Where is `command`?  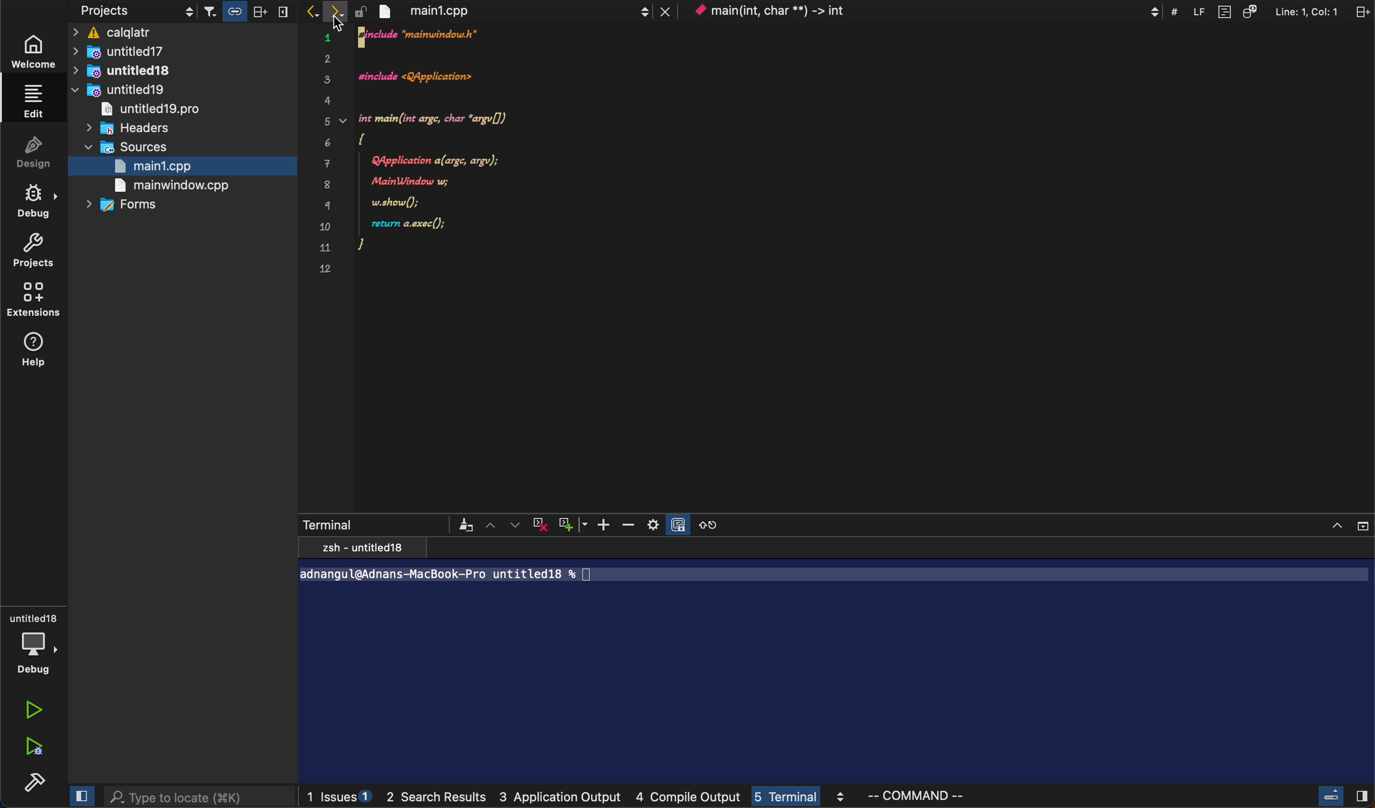 command is located at coordinates (966, 795).